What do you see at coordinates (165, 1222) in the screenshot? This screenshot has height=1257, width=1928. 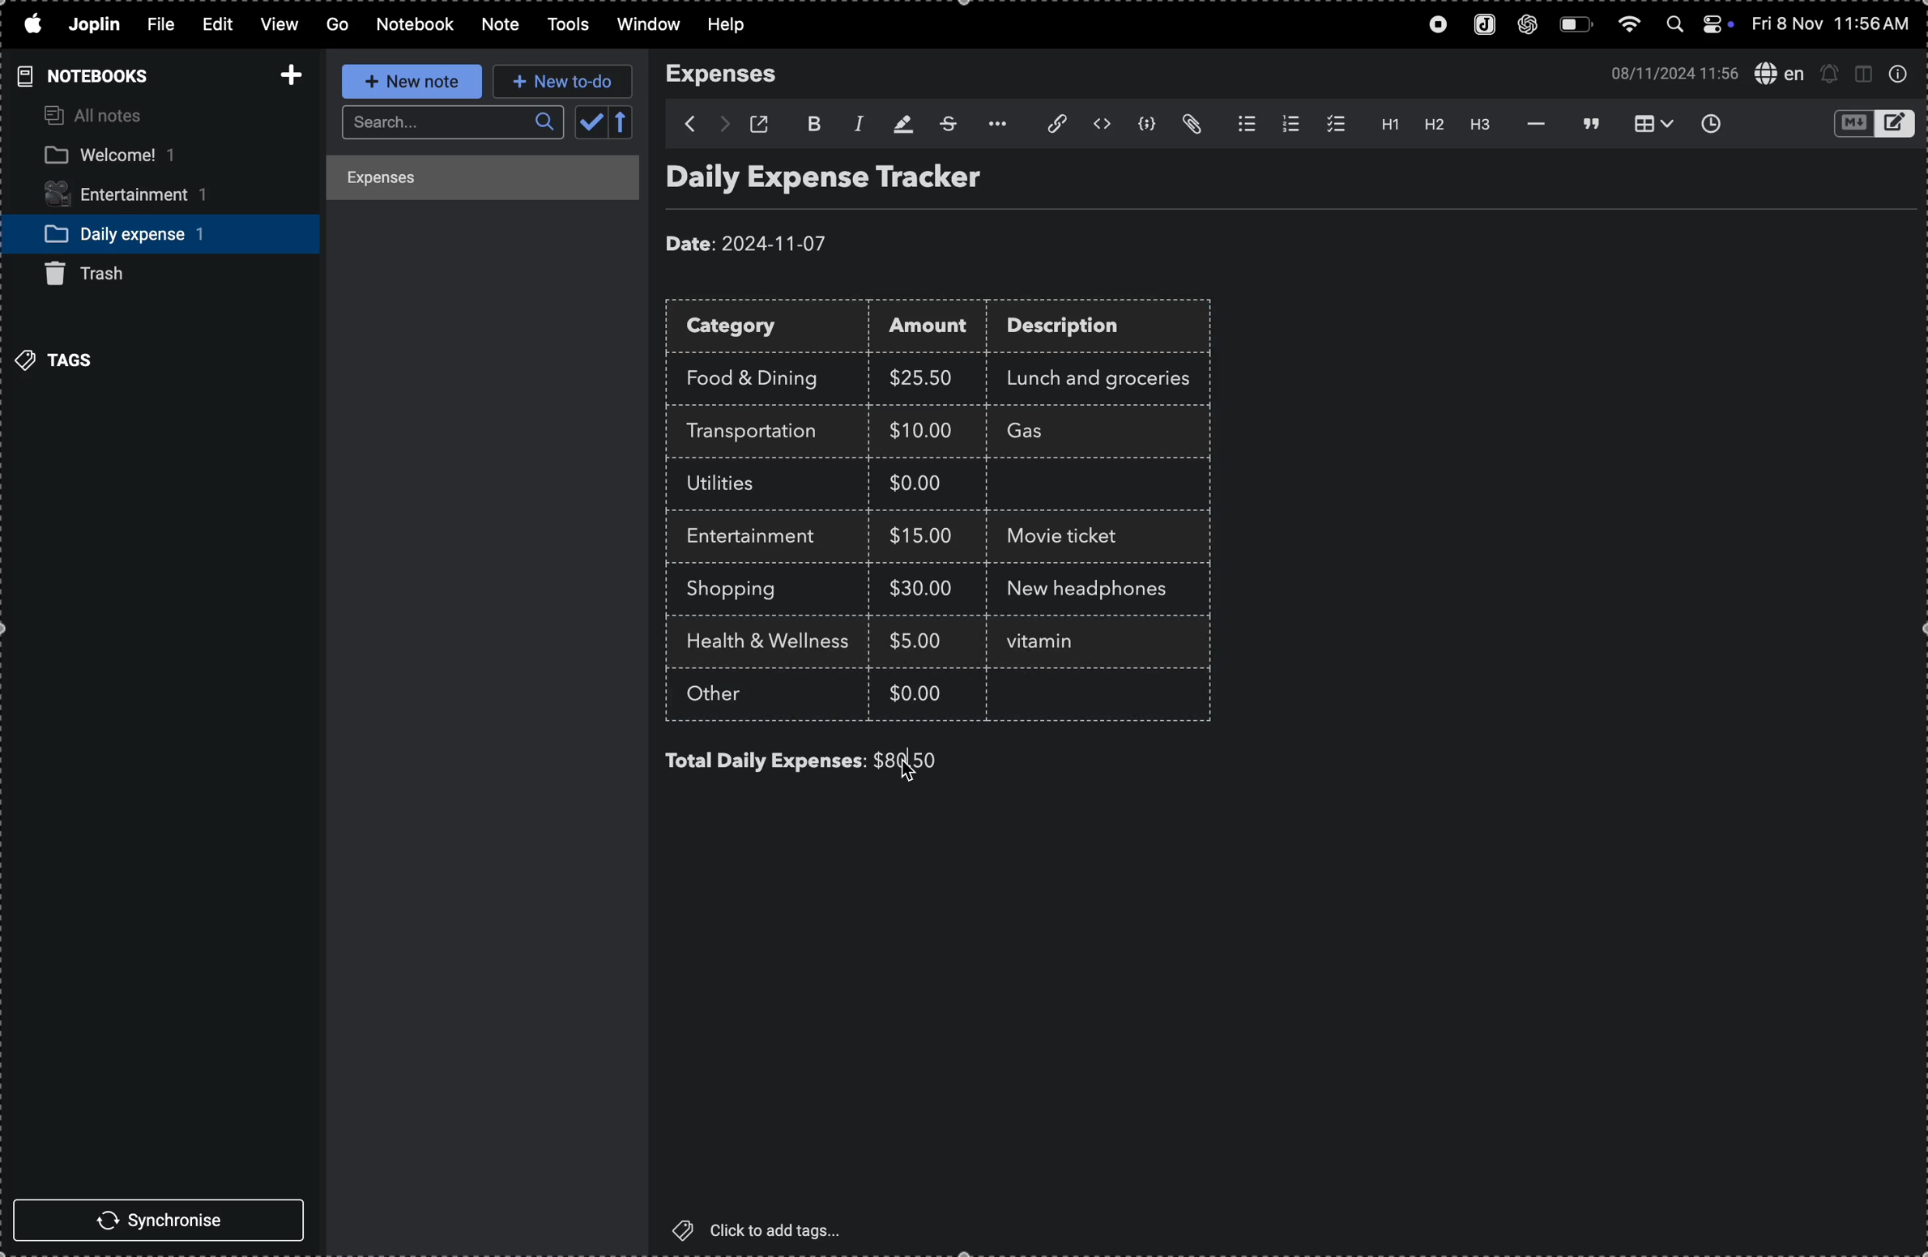 I see `synchronise` at bounding box center [165, 1222].